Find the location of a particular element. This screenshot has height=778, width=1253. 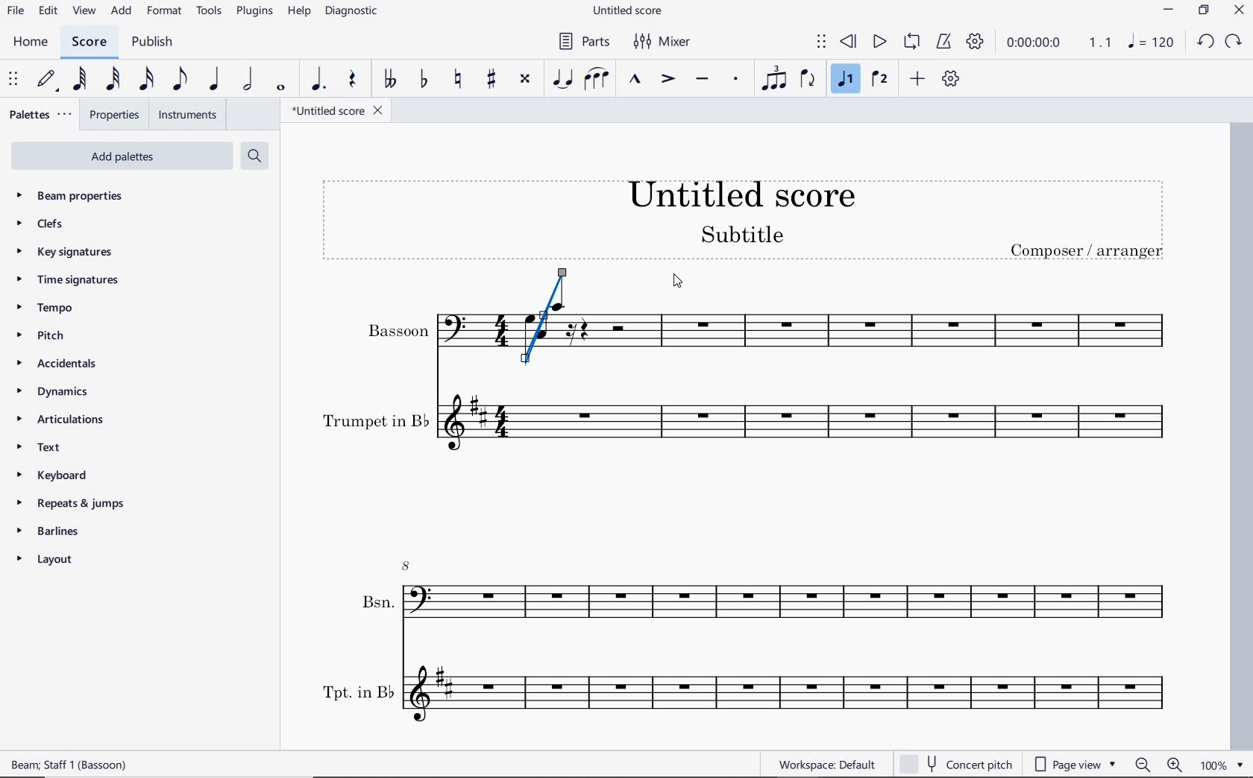

loop playback is located at coordinates (911, 43).